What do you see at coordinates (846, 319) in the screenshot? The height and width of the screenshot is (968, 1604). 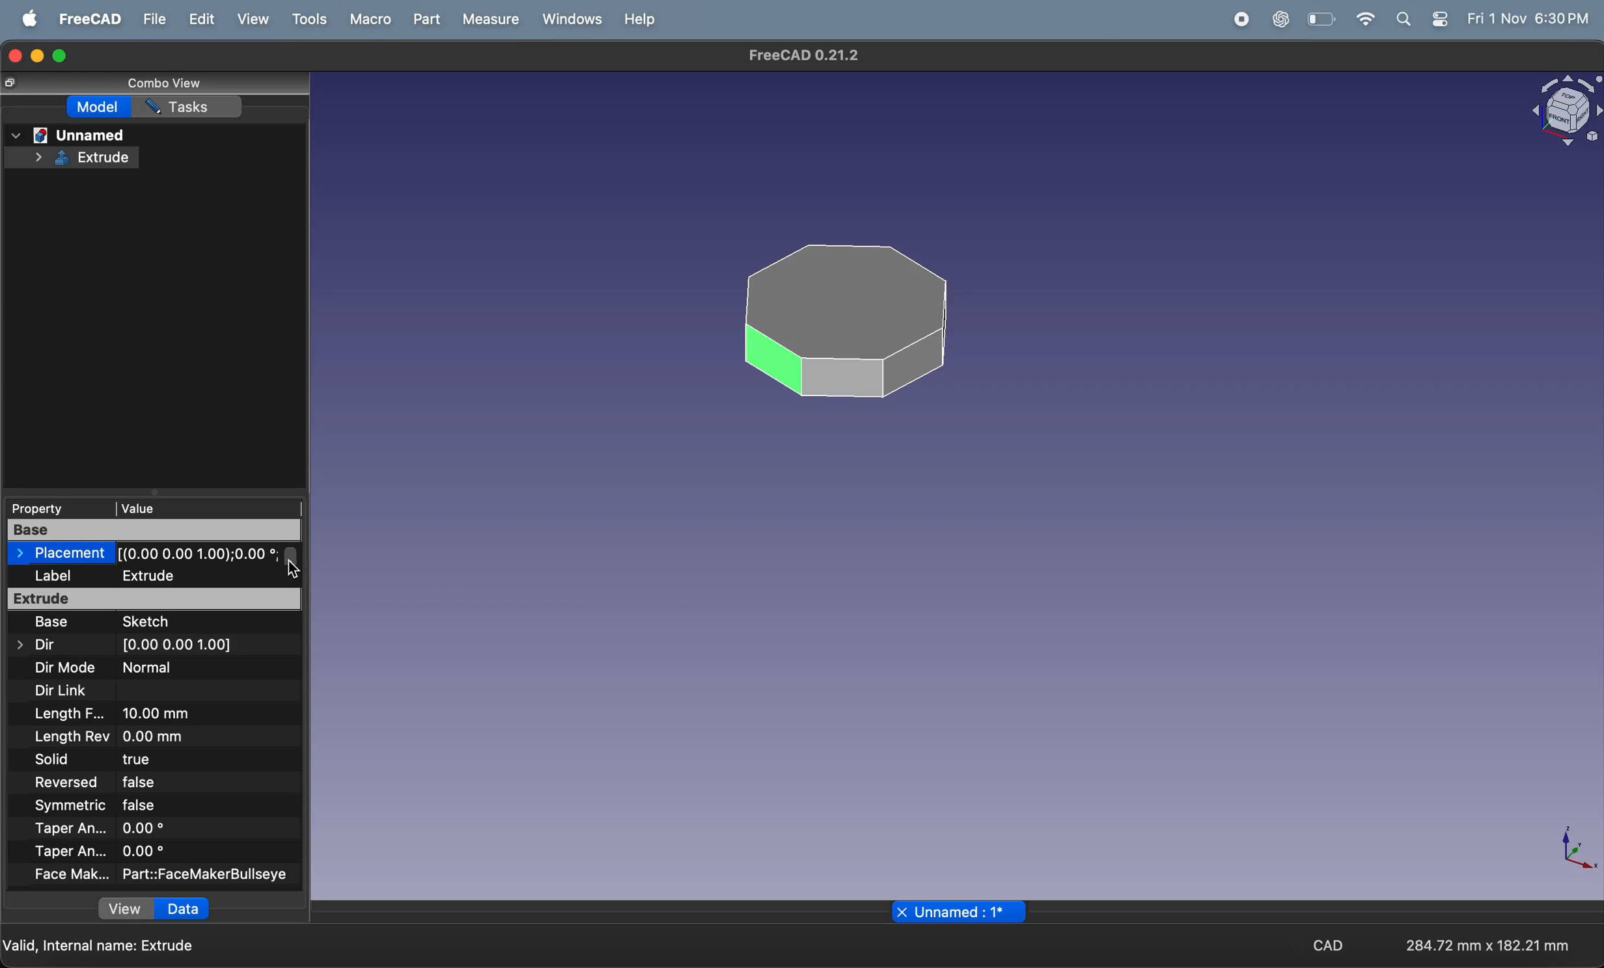 I see `3D polygon` at bounding box center [846, 319].